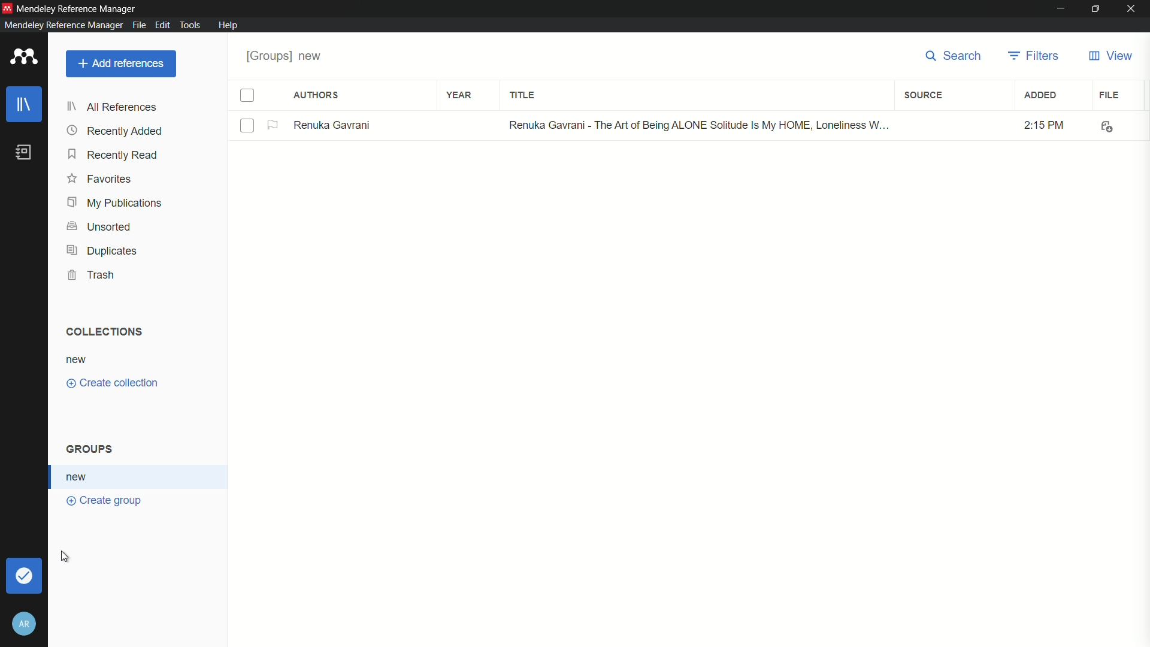  Describe the element at coordinates (191, 24) in the screenshot. I see `tools menu` at that location.